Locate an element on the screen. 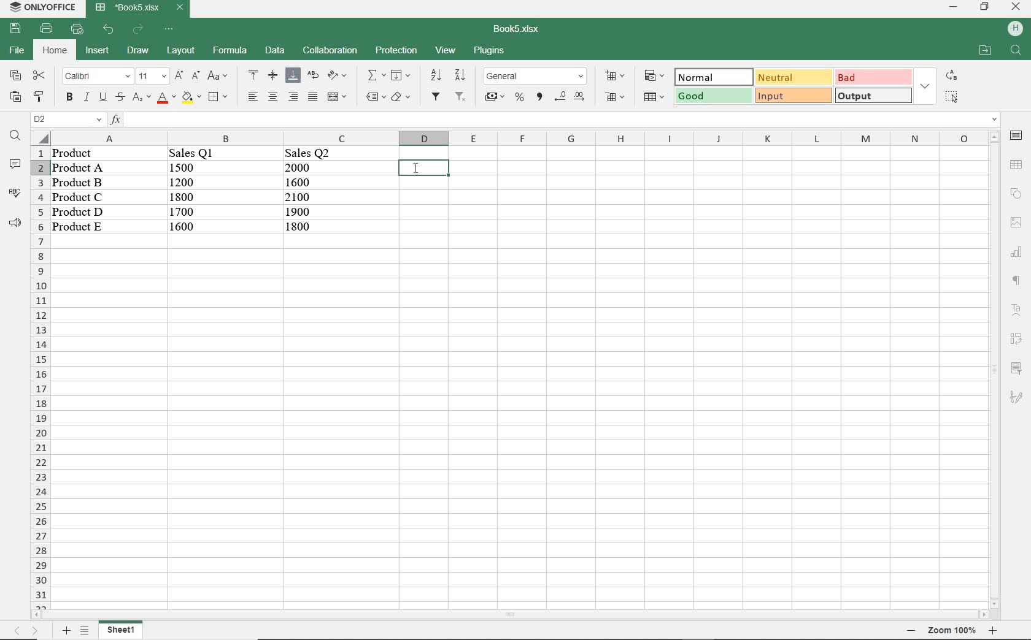  copy is located at coordinates (15, 75).